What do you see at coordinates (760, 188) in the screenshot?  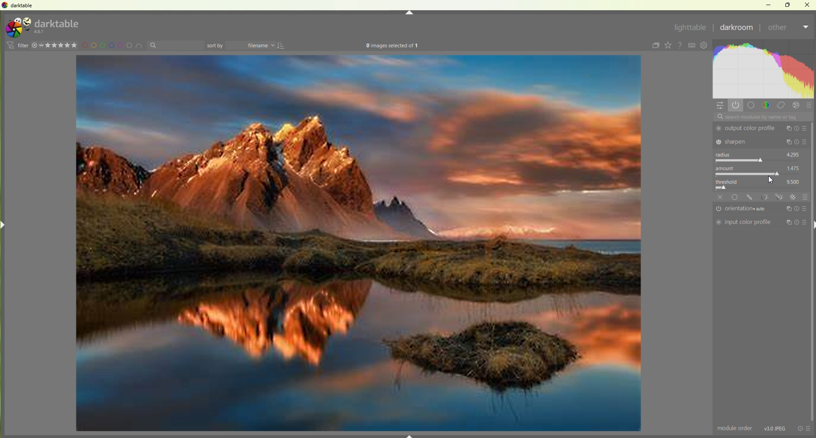 I see `input slider` at bounding box center [760, 188].